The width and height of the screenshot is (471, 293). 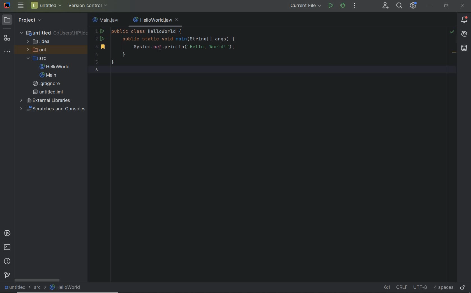 What do you see at coordinates (463, 287) in the screenshot?
I see `Edit or read only` at bounding box center [463, 287].